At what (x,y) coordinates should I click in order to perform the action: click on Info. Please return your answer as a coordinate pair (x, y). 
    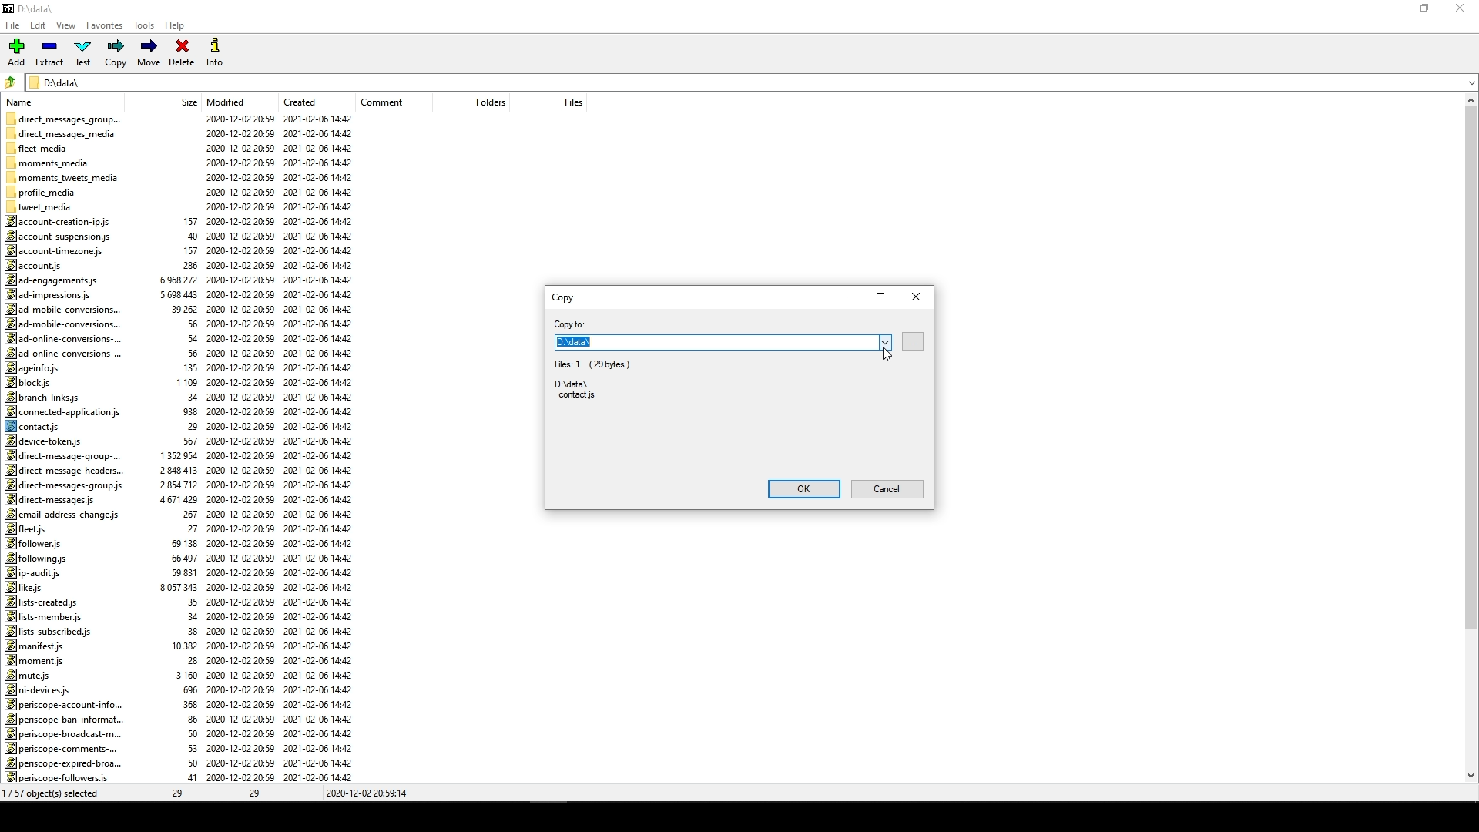
    Looking at the image, I should click on (214, 52).